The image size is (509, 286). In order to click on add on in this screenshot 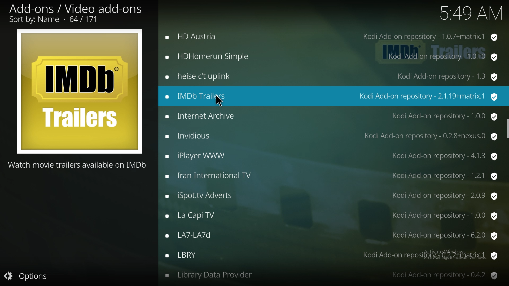, I will do `click(333, 76)`.